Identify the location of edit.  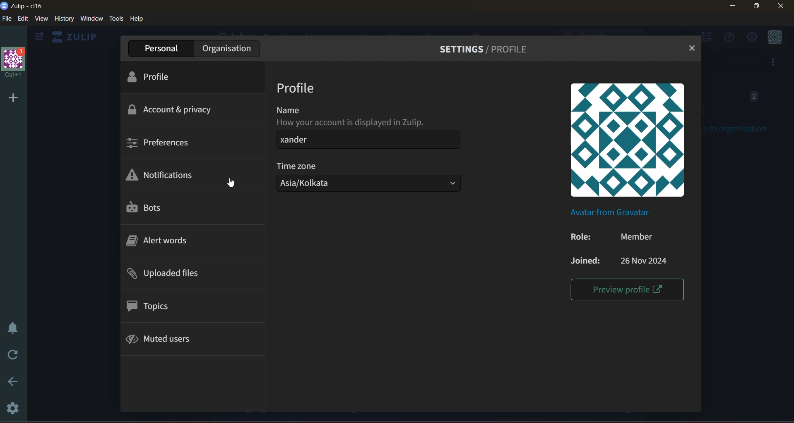
(22, 18).